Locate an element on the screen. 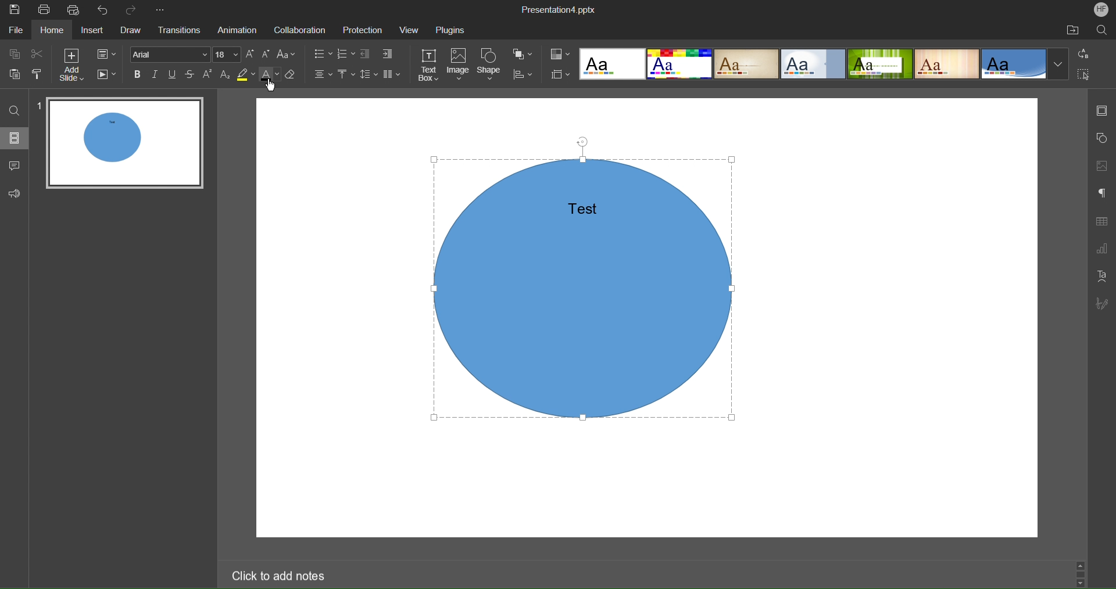 The height and width of the screenshot is (589, 1116). Animation is located at coordinates (235, 30).